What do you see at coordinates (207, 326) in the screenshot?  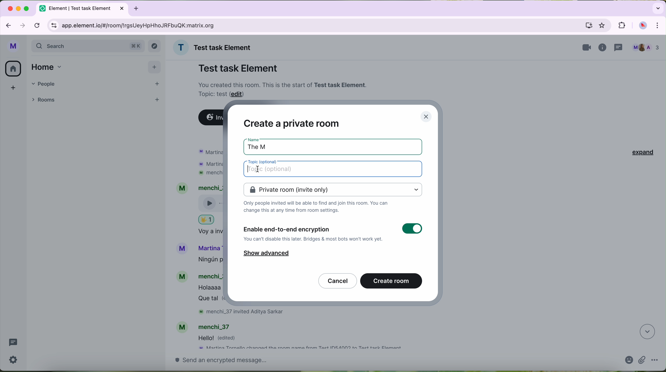 I see `account` at bounding box center [207, 326].